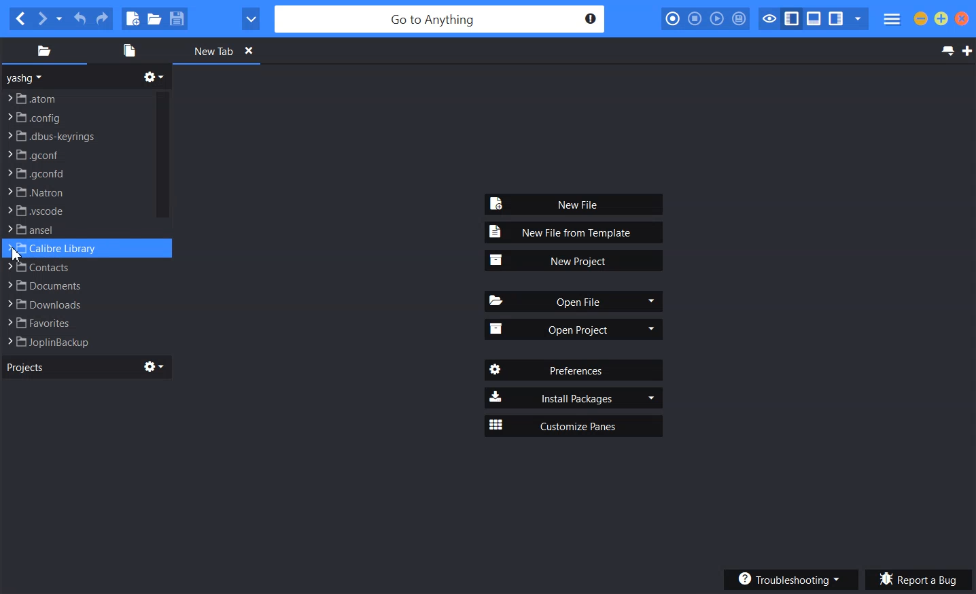 The height and width of the screenshot is (594, 976). What do you see at coordinates (75, 268) in the screenshot?
I see `File` at bounding box center [75, 268].